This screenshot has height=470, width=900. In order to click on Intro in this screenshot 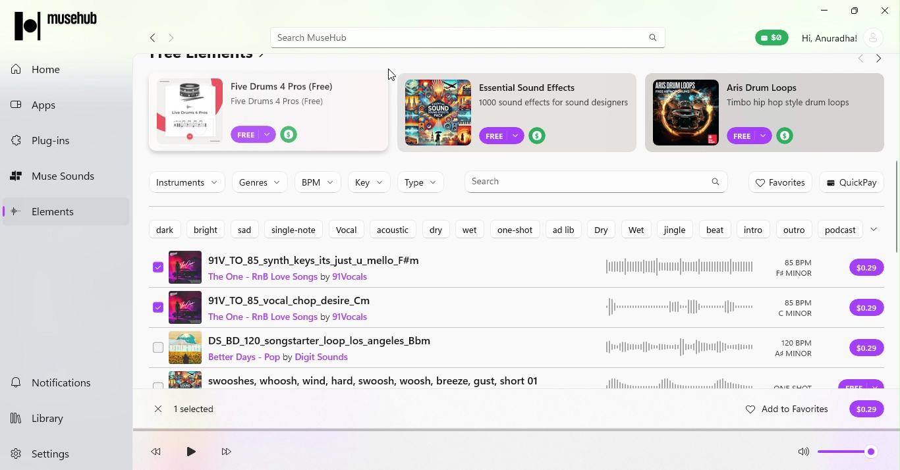, I will do `click(752, 230)`.